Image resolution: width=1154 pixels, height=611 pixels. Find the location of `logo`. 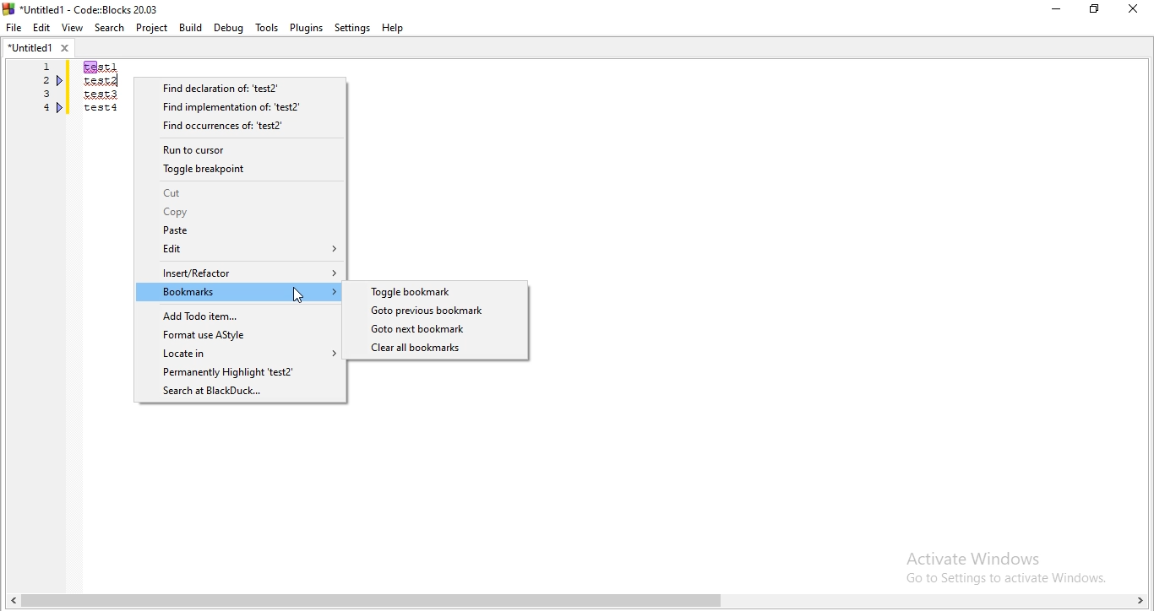

logo is located at coordinates (83, 8).